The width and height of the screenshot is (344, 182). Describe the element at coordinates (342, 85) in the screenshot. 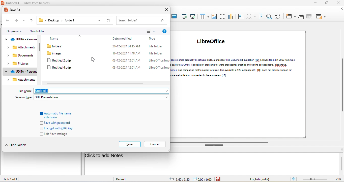

I see `vertical scroll bar` at that location.